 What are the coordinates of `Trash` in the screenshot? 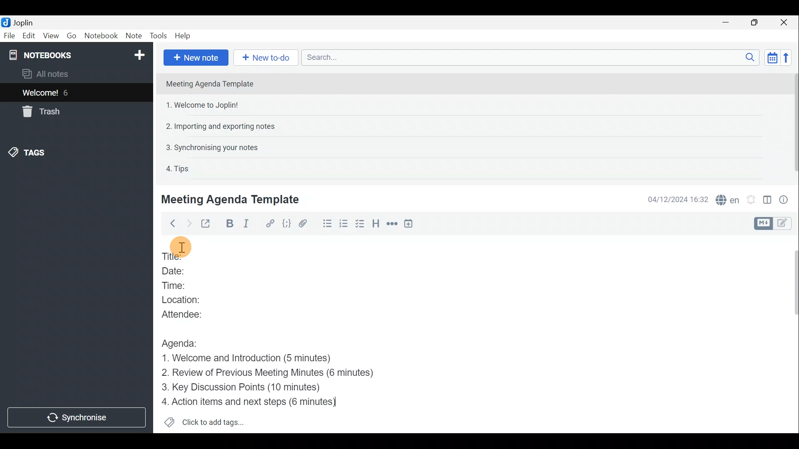 It's located at (40, 111).